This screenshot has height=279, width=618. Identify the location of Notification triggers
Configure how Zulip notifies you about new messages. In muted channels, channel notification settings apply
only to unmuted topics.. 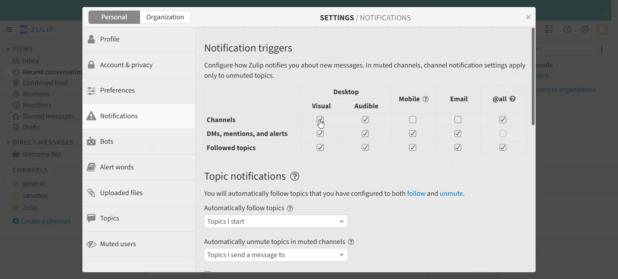
(363, 61).